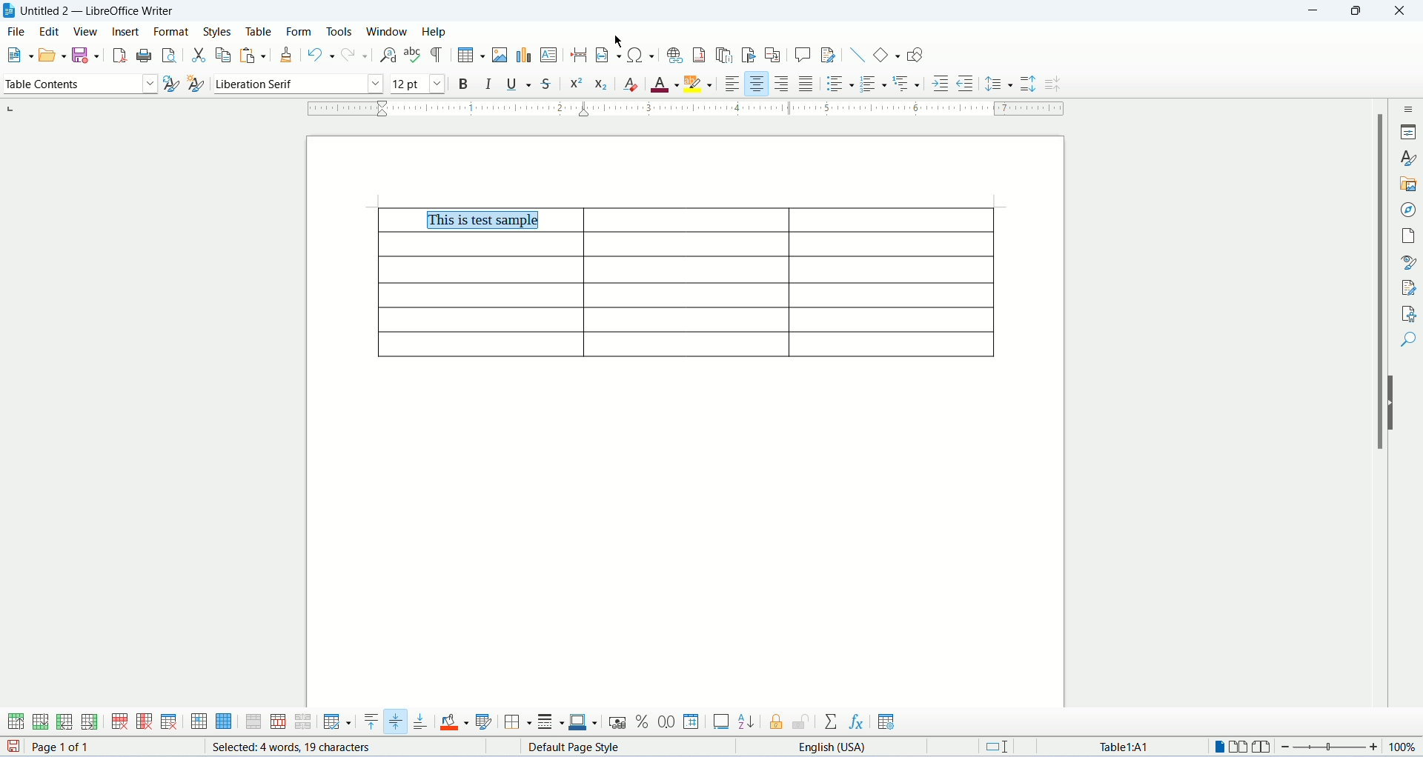 Image resolution: width=1423 pixels, height=757 pixels. Describe the element at coordinates (481, 221) in the screenshot. I see `center aligned cell` at that location.